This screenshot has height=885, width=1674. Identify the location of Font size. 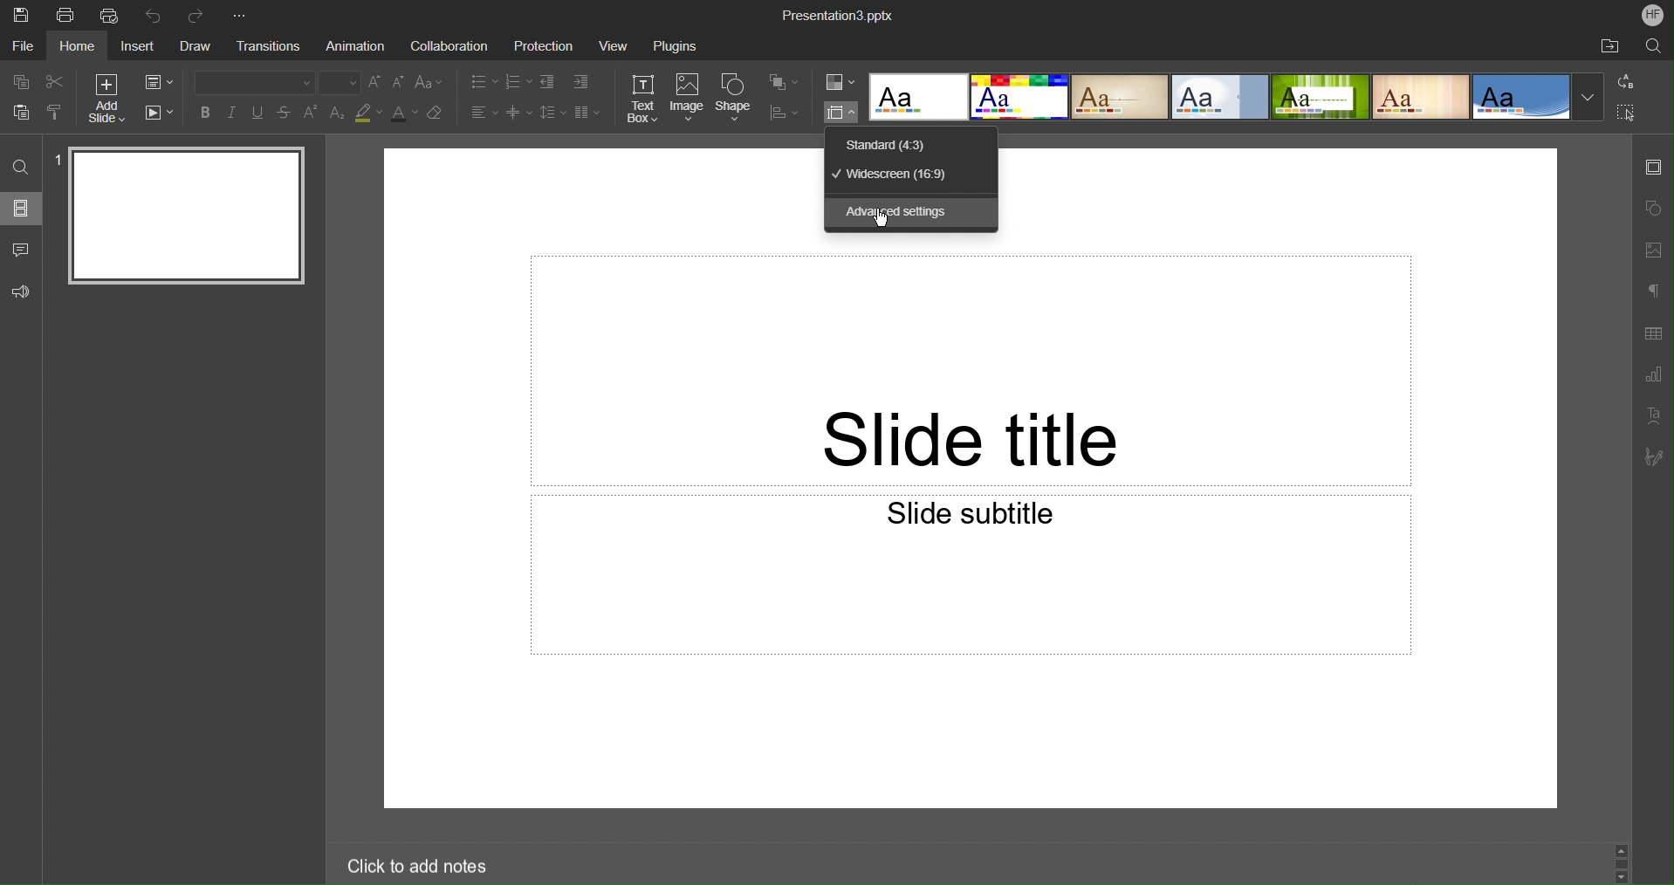
(340, 82).